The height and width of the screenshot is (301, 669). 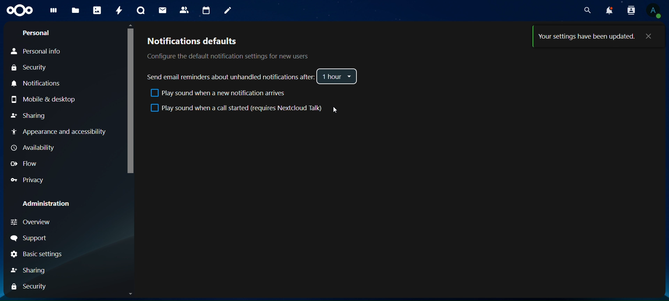 I want to click on Personal, so click(x=37, y=33).